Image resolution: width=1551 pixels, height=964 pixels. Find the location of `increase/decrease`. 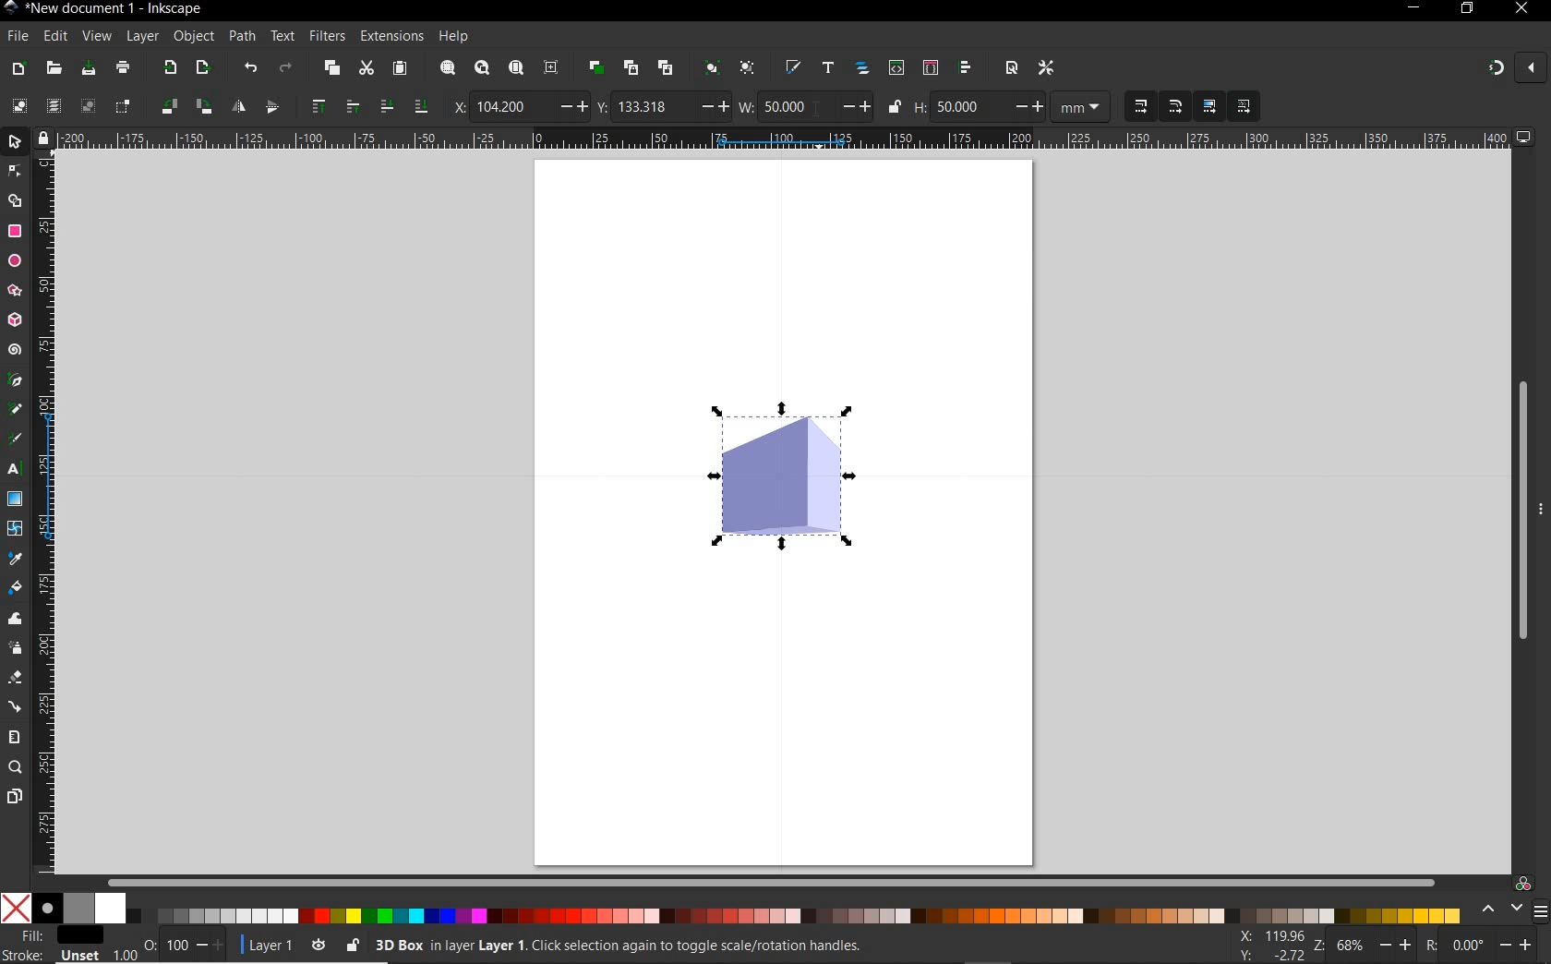

increase/decrease is located at coordinates (1395, 947).